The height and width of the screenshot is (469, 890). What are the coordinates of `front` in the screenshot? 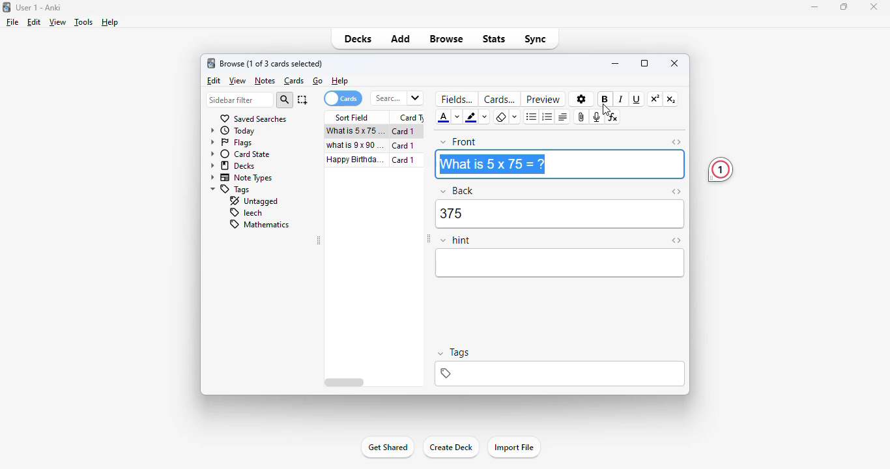 It's located at (458, 142).